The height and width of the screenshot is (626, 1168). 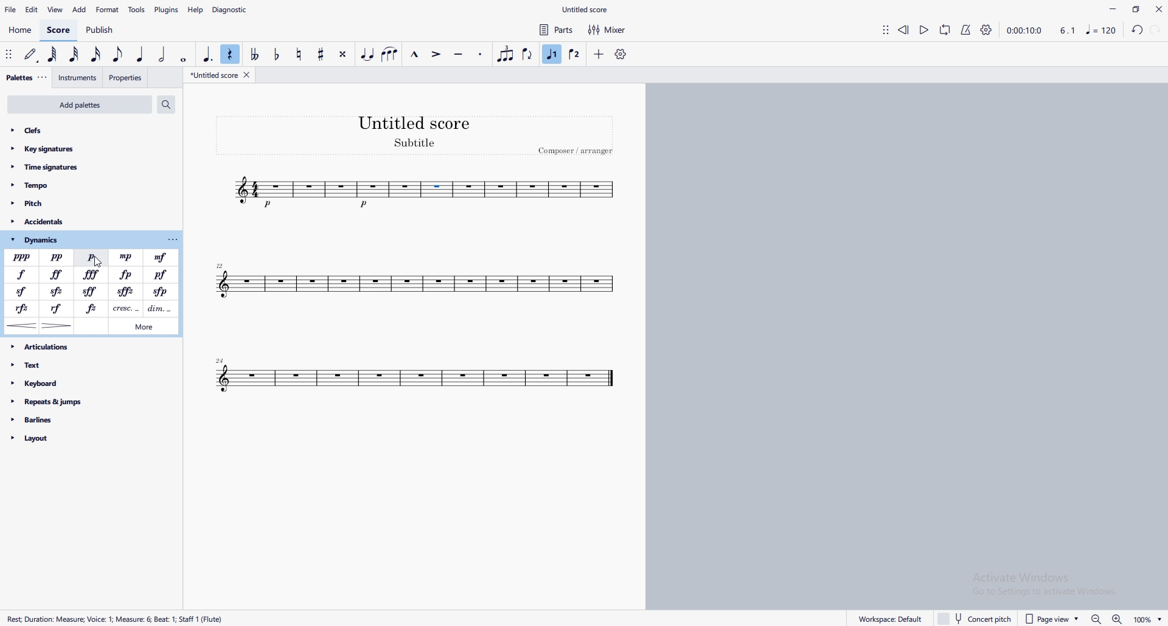 I want to click on format, so click(x=108, y=10).